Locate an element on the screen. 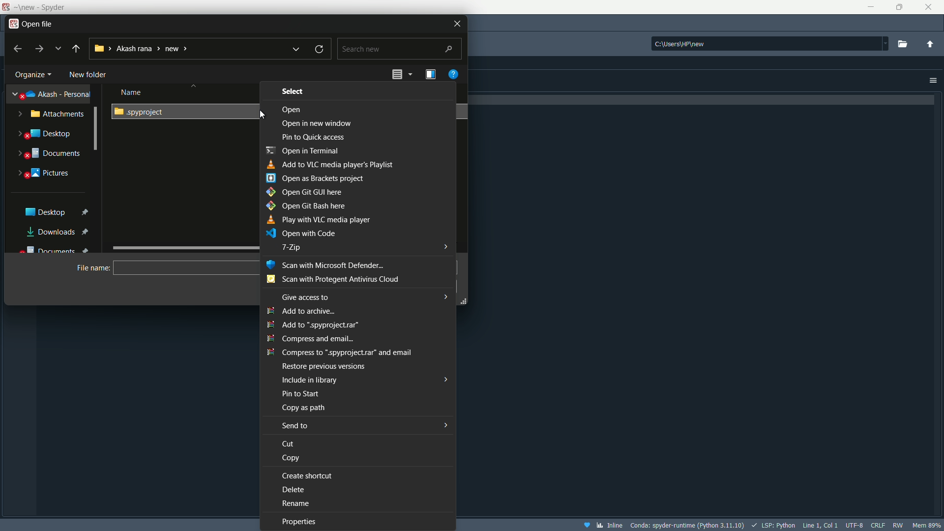 The height and width of the screenshot is (531, 944). Select is located at coordinates (301, 90).